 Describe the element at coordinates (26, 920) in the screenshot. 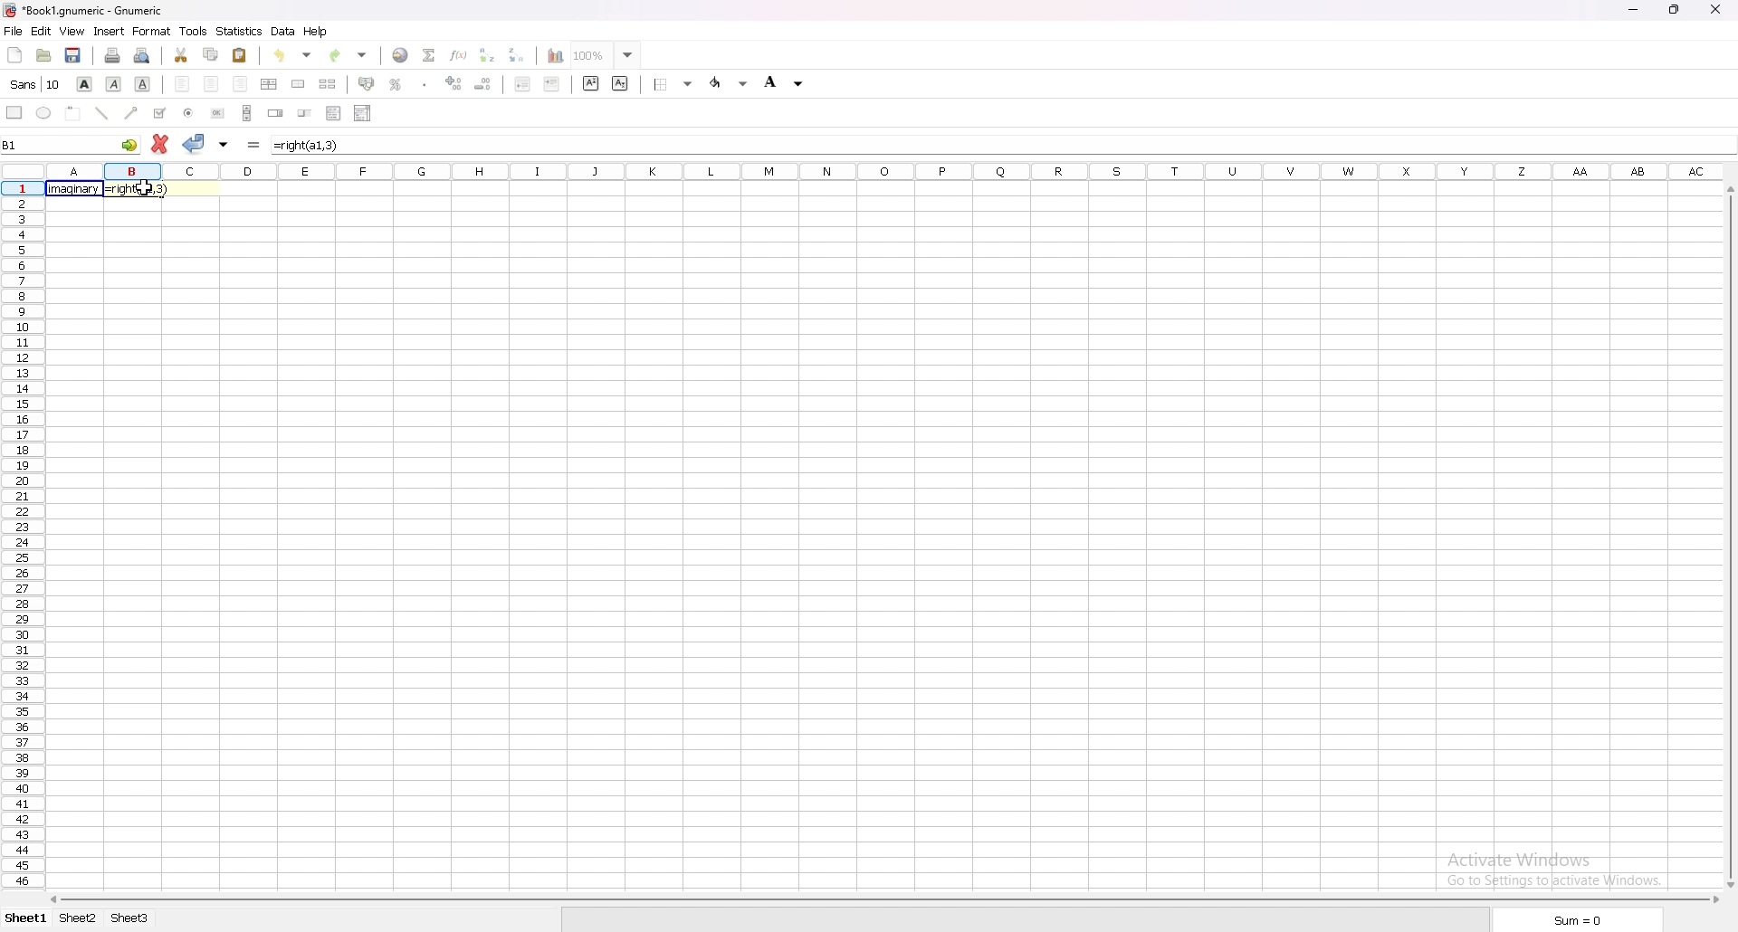

I see `sheet 1` at that location.